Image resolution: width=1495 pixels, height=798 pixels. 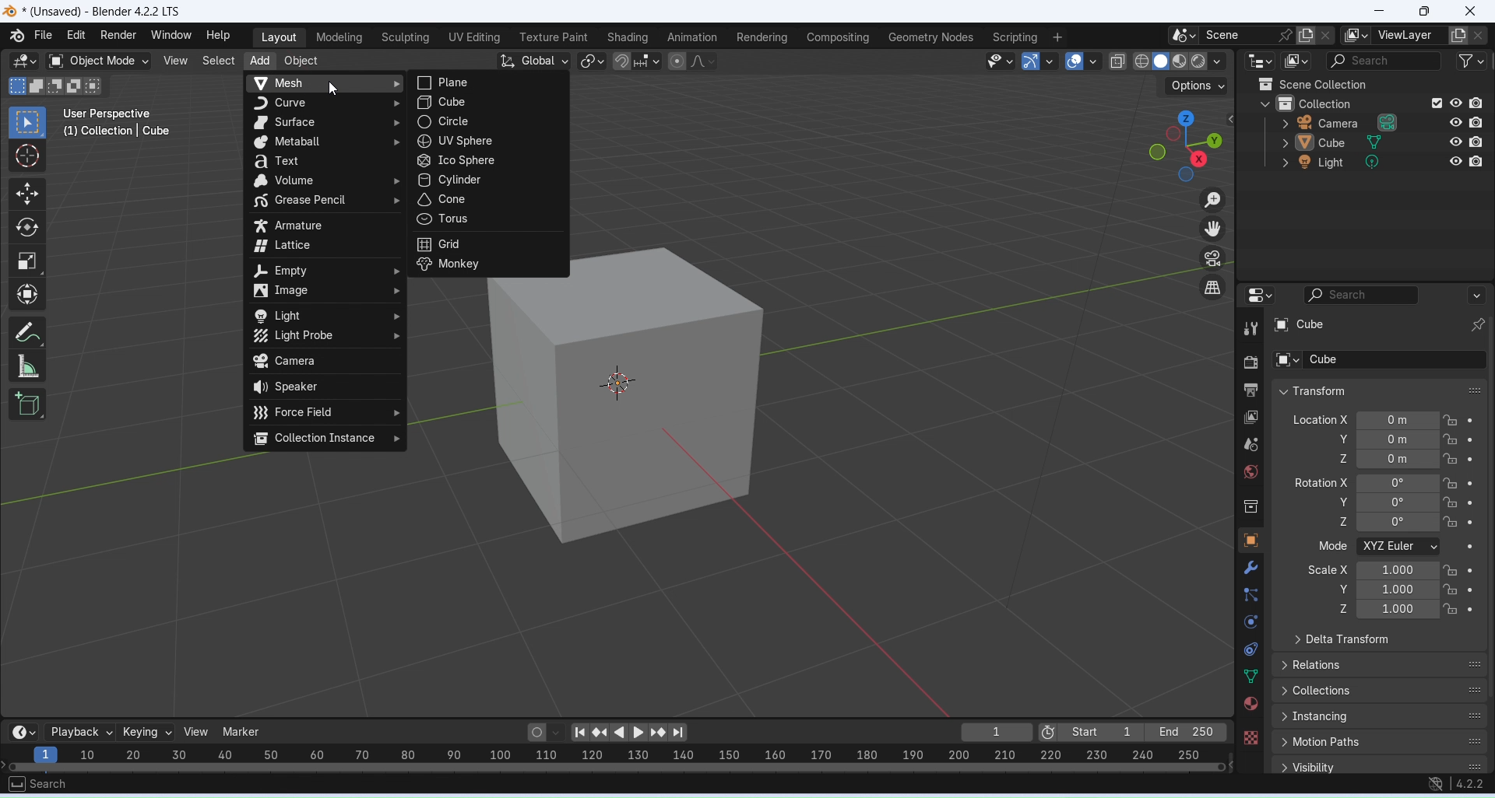 I want to click on lattice, so click(x=323, y=245).